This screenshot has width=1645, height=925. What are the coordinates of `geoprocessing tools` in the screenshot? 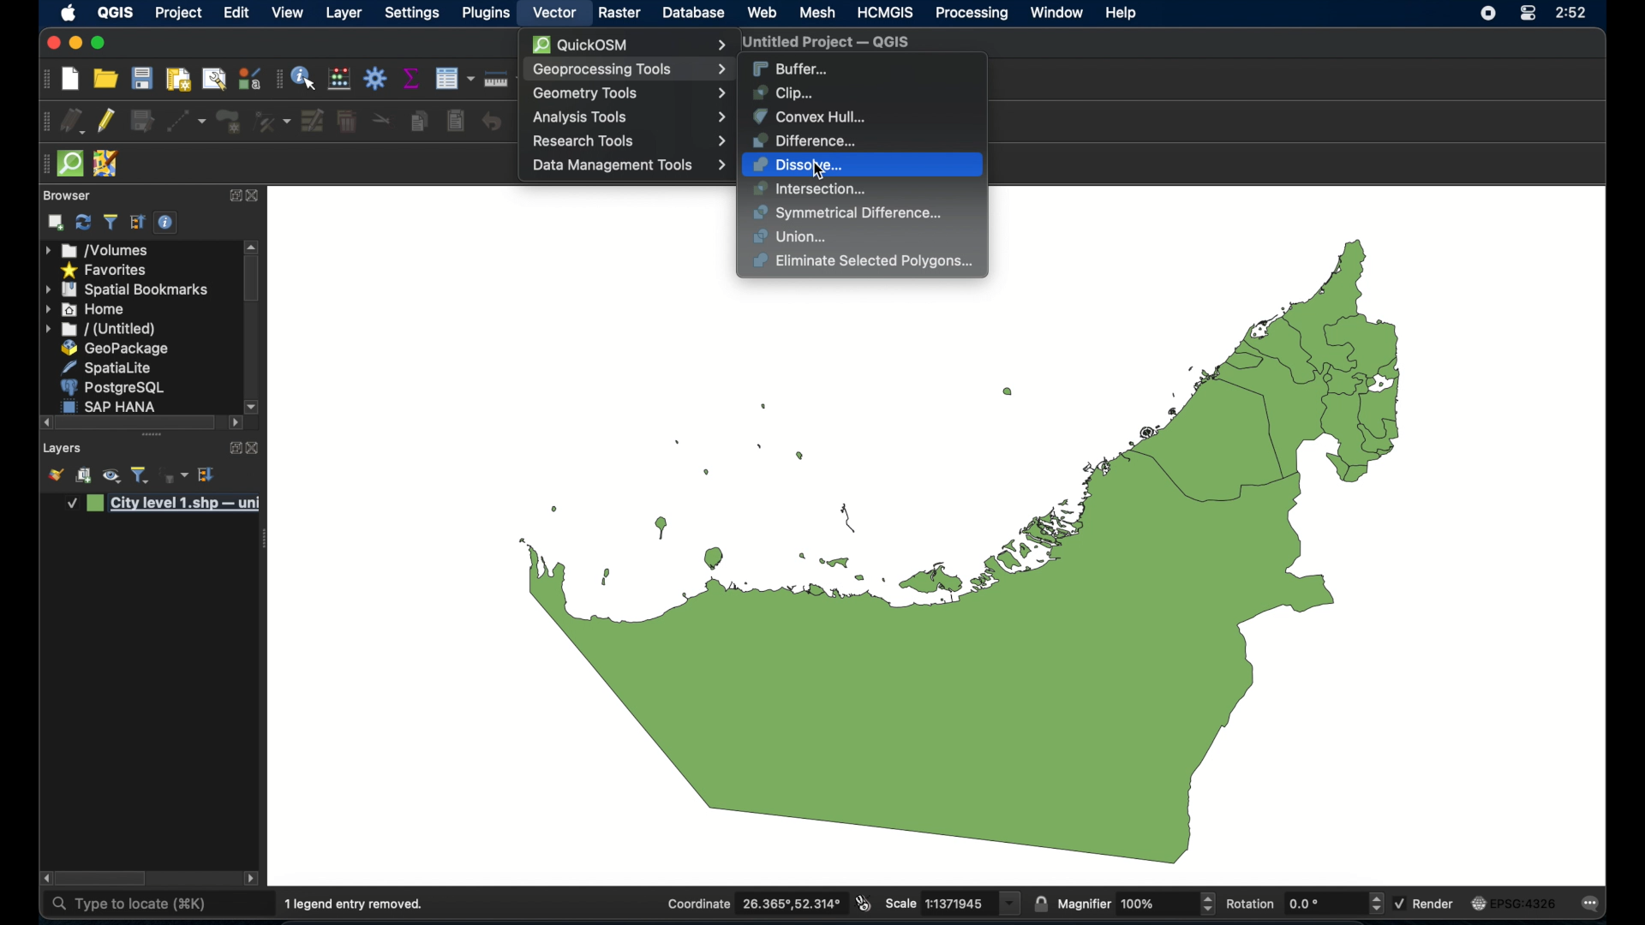 It's located at (626, 69).